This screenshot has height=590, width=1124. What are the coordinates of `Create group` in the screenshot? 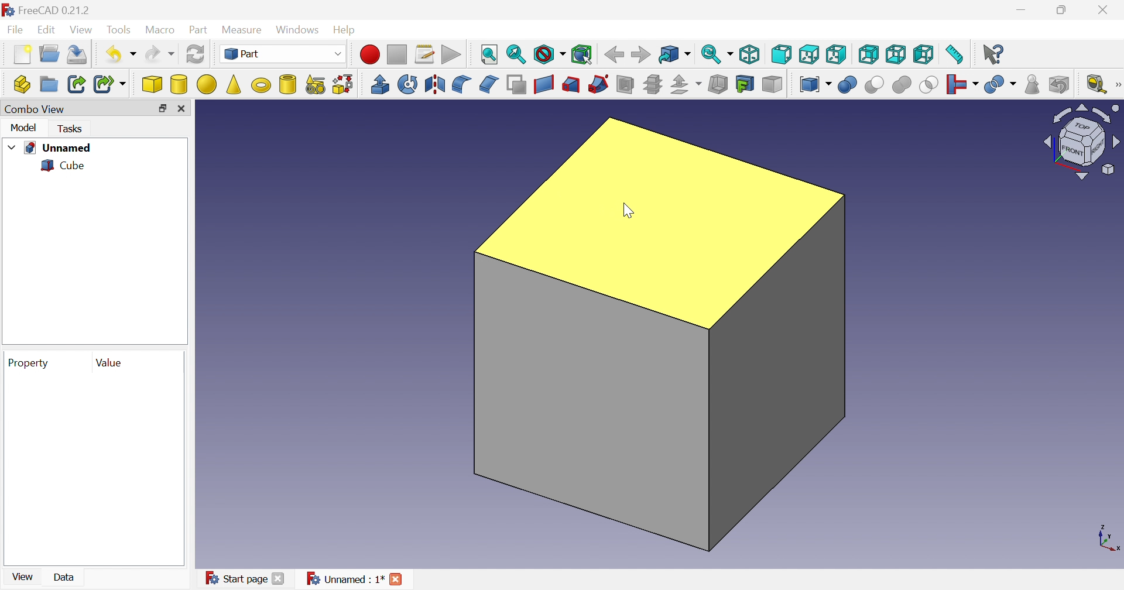 It's located at (49, 84).